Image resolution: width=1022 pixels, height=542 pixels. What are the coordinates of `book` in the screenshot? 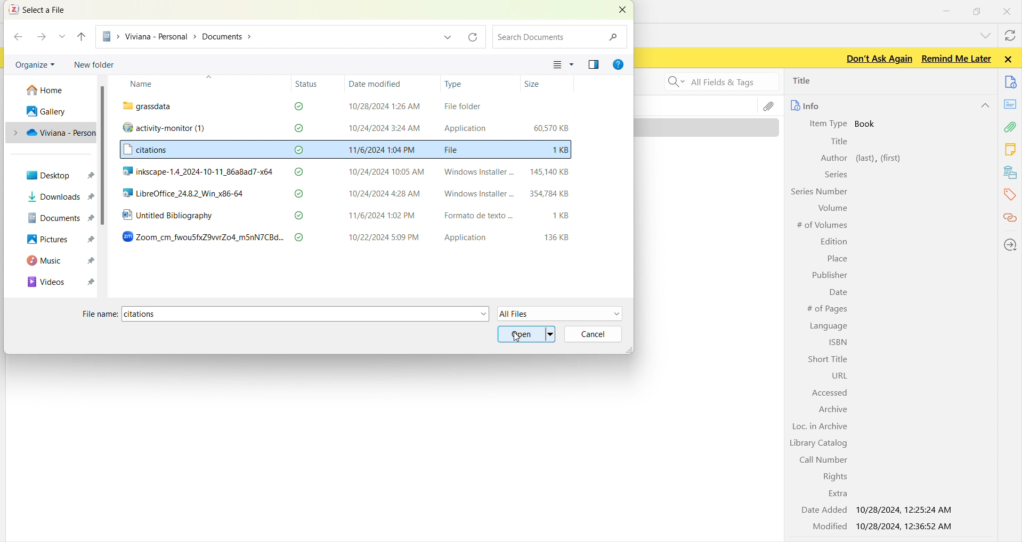 It's located at (871, 124).